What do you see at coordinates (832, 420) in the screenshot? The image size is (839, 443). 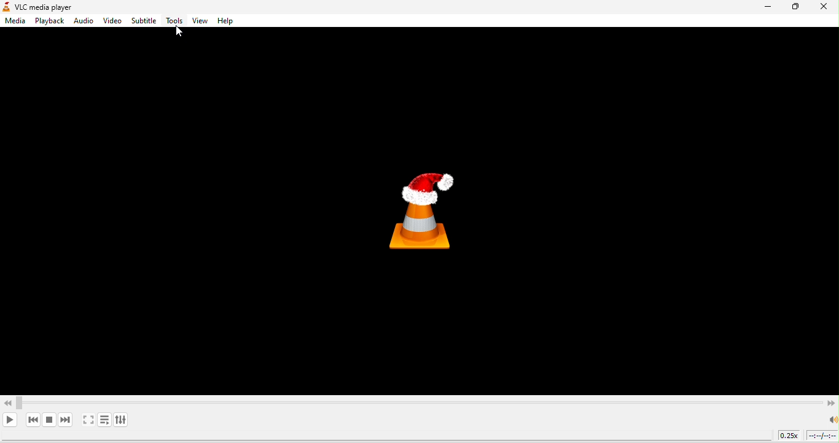 I see `speaker` at bounding box center [832, 420].